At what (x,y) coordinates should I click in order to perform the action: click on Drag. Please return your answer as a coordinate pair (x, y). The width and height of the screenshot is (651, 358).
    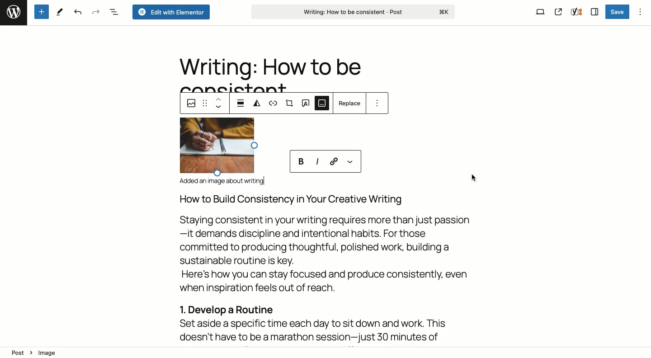
    Looking at the image, I should click on (205, 103).